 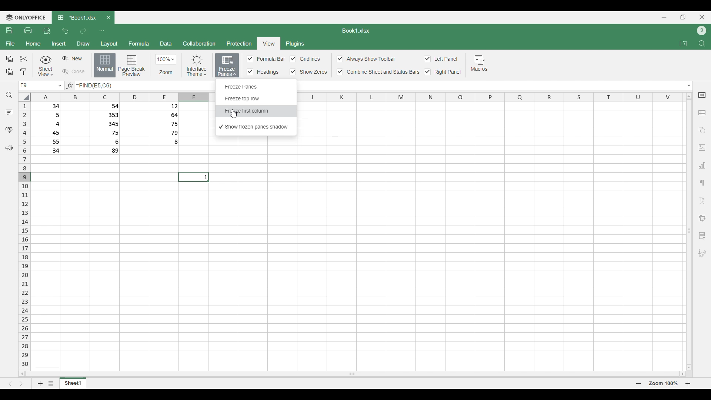 What do you see at coordinates (305, 59) in the screenshot?
I see `Toggles for each cell` at bounding box center [305, 59].